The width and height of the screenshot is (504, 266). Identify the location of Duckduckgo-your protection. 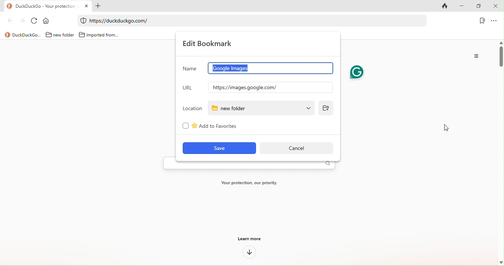
(45, 6).